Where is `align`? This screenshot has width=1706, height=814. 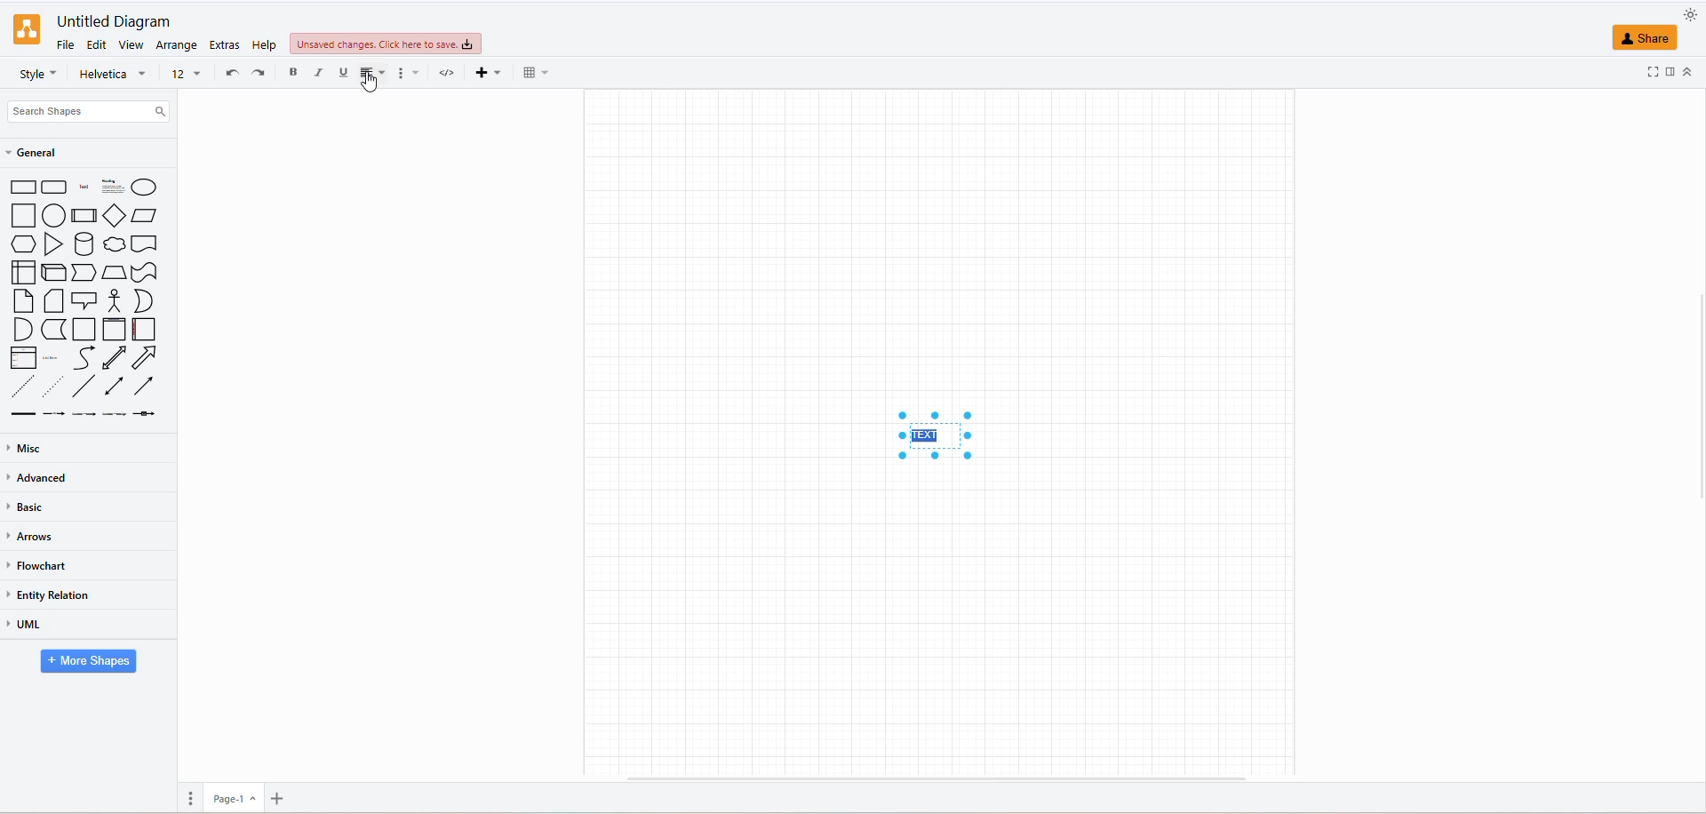
align is located at coordinates (373, 75).